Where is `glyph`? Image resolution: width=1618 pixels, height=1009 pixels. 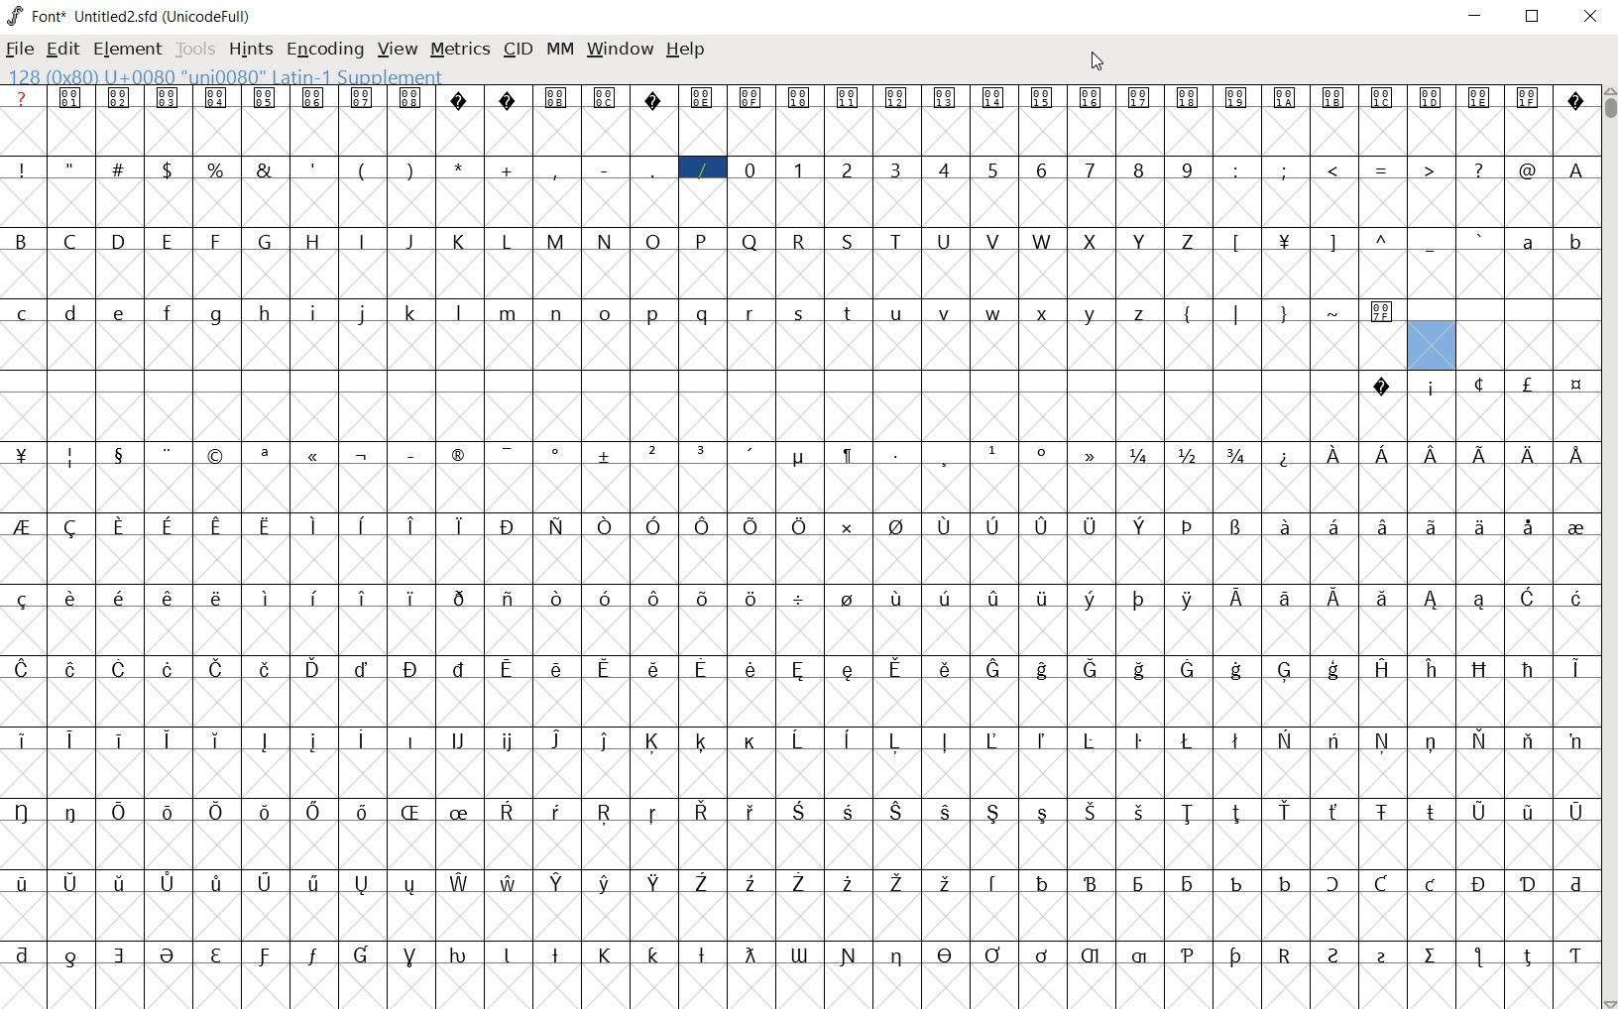 glyph is located at coordinates (848, 170).